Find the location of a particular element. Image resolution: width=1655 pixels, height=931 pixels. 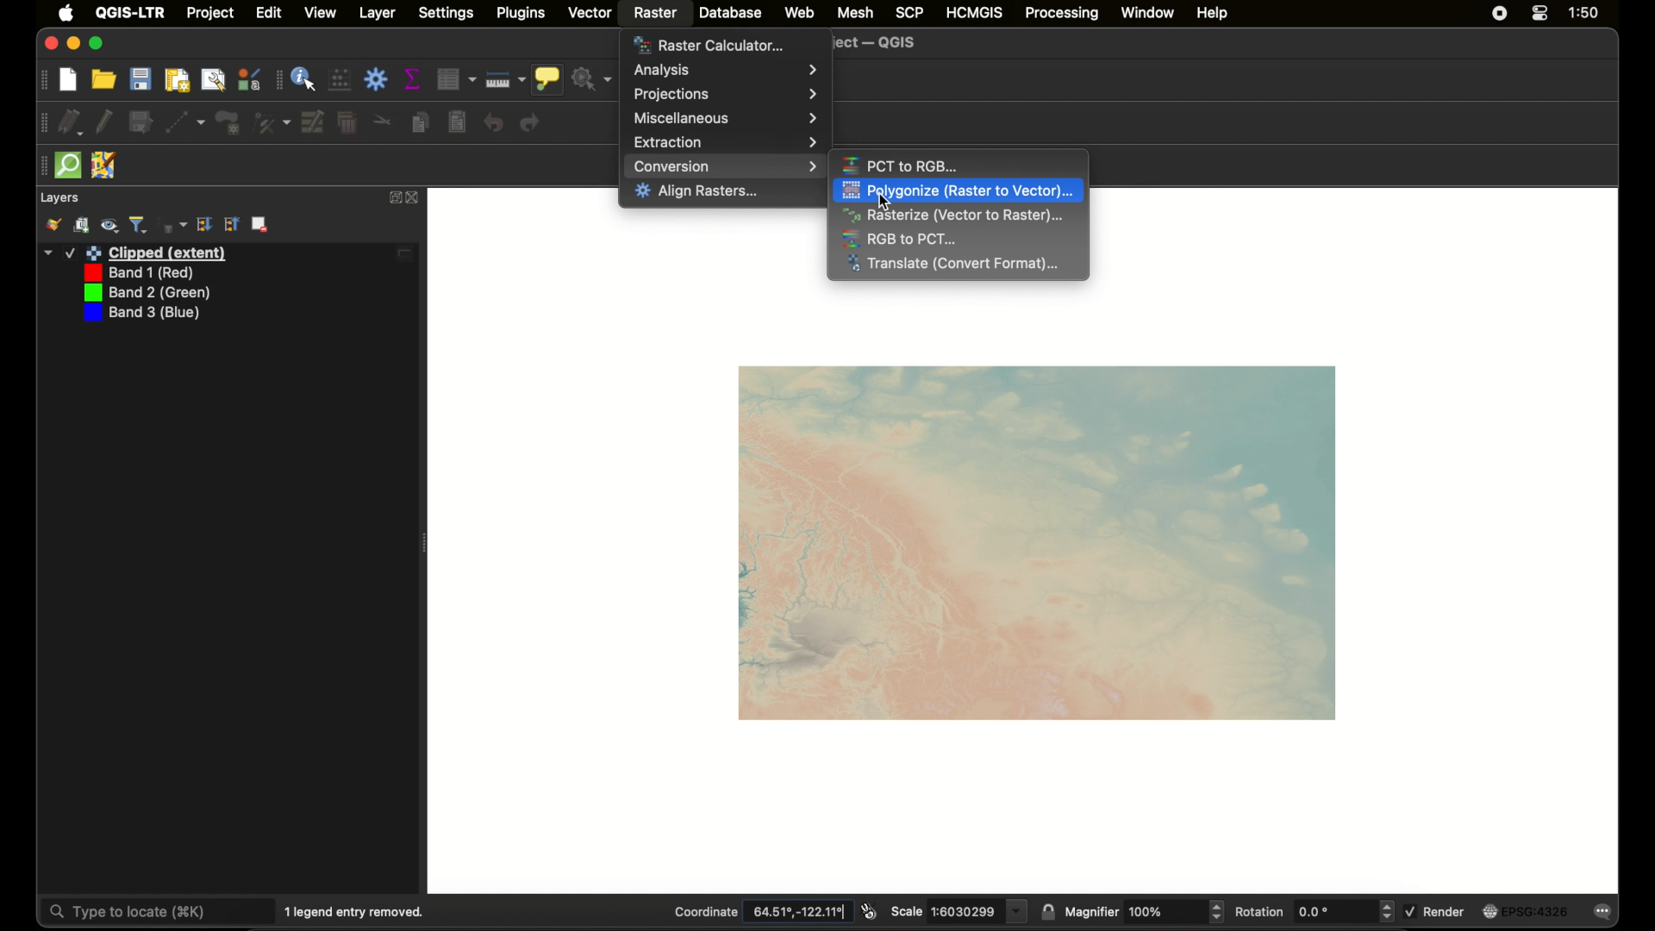

layers is located at coordinates (59, 198).